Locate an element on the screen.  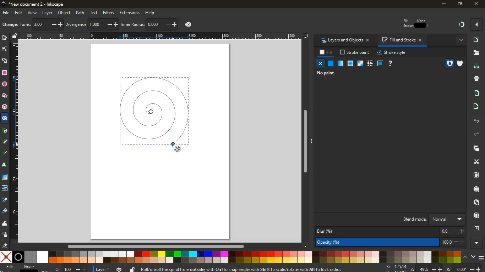
fill is located at coordinates (416, 23).